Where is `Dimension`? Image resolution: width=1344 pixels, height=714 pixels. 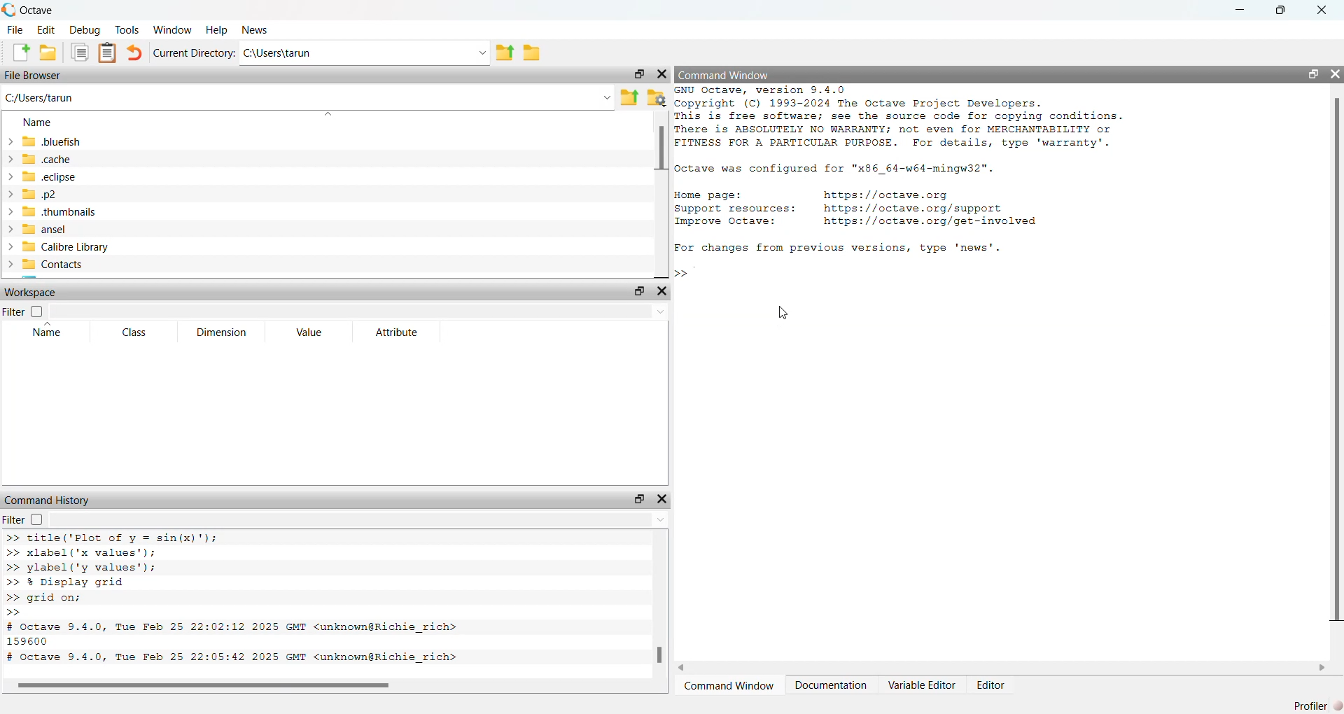 Dimension is located at coordinates (221, 332).